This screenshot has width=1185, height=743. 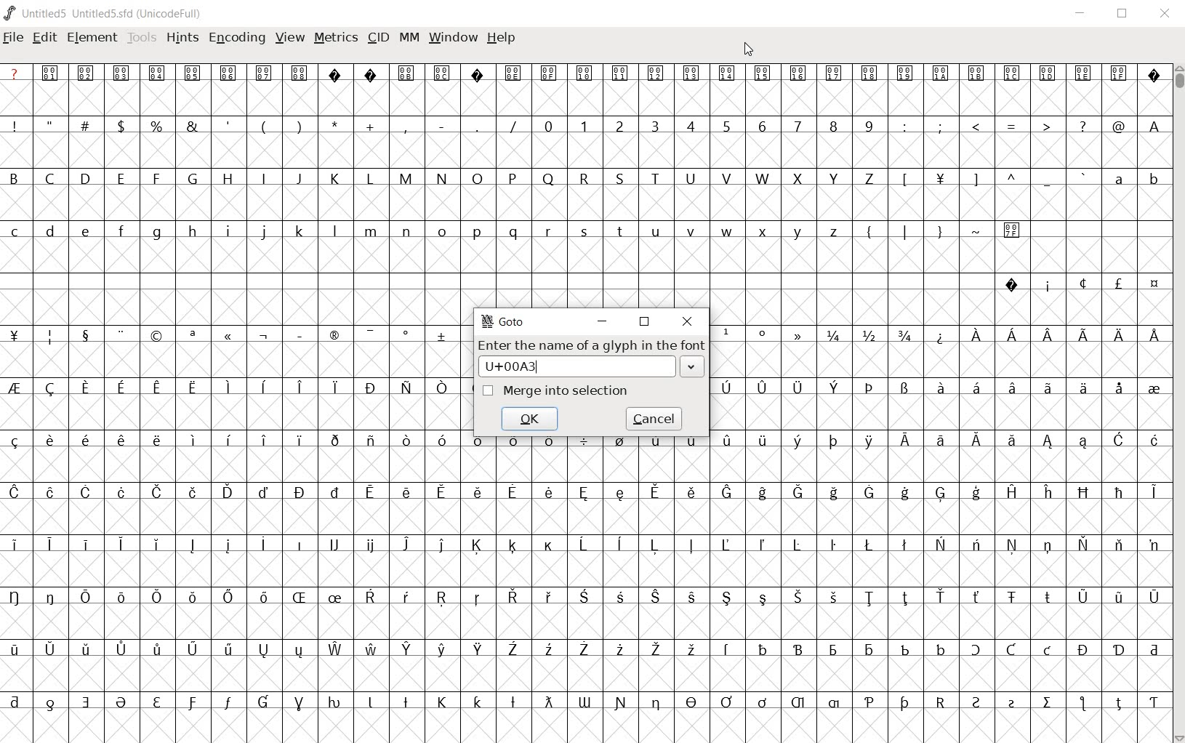 I want to click on Symbol, so click(x=440, y=492).